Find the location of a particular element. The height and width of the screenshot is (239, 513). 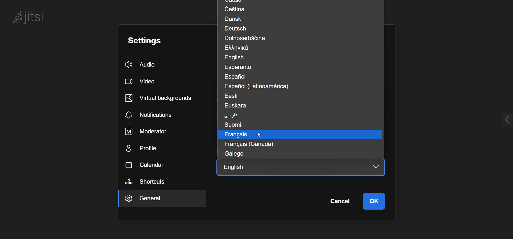

urdu is located at coordinates (232, 114).